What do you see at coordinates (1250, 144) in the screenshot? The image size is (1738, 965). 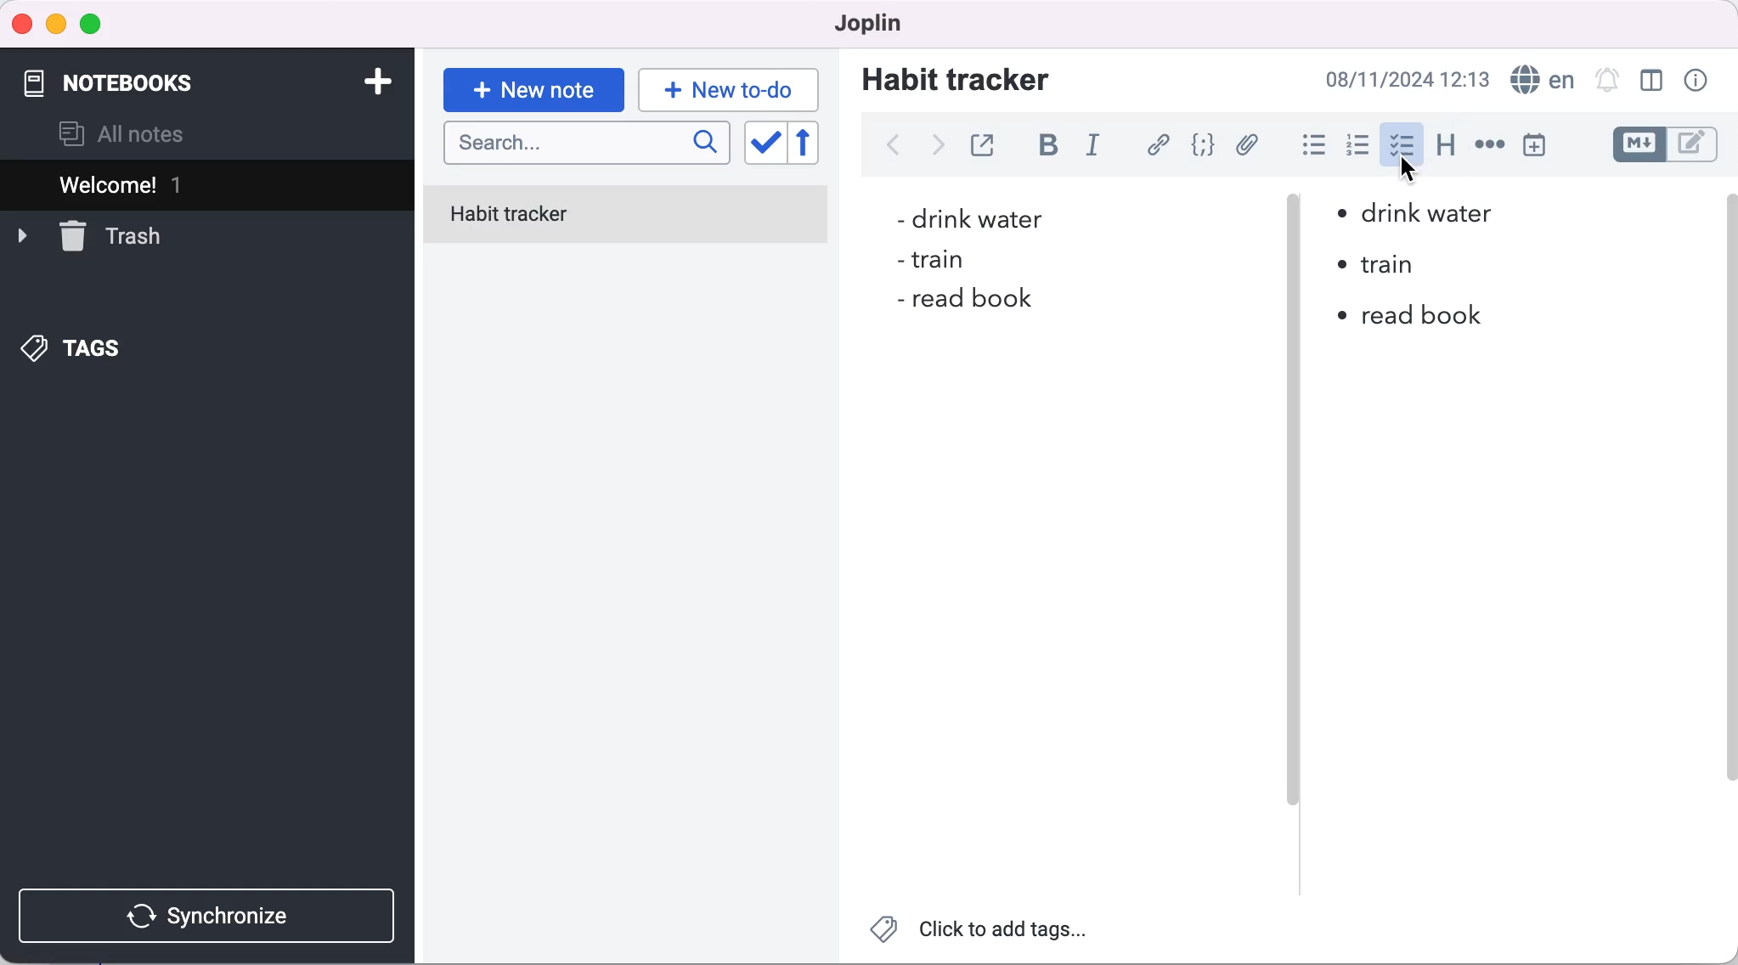 I see `attach file` at bounding box center [1250, 144].